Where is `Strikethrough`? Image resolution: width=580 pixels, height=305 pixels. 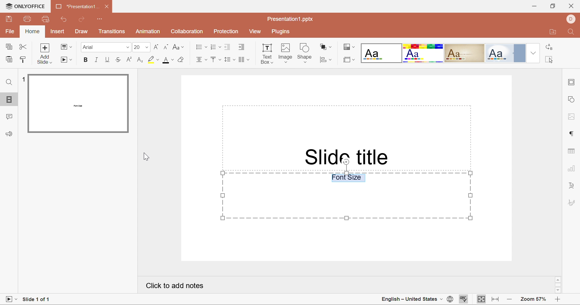
Strikethrough is located at coordinates (119, 58).